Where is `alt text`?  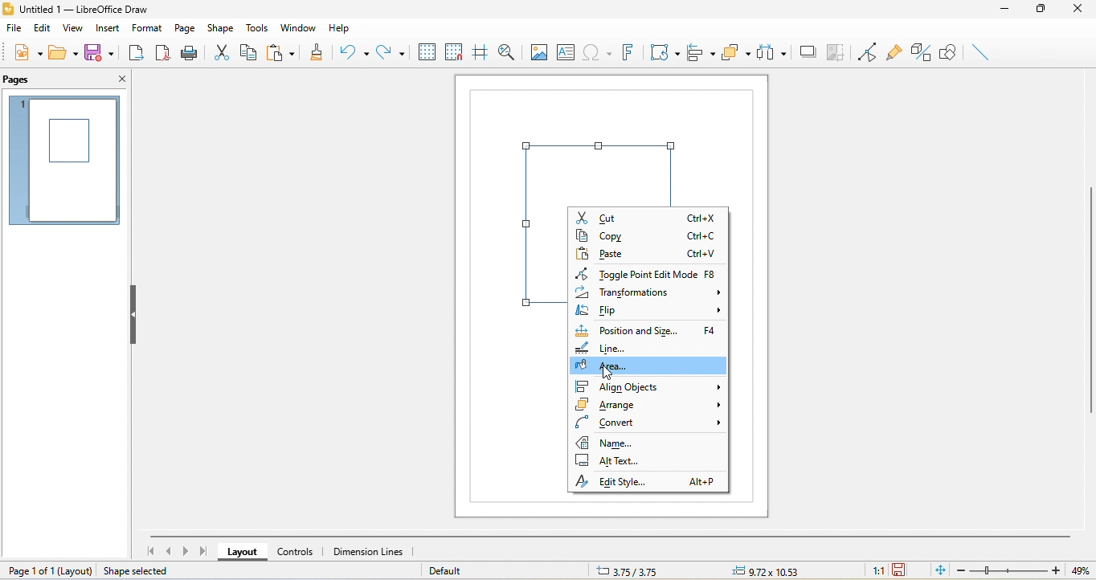 alt text is located at coordinates (611, 461).